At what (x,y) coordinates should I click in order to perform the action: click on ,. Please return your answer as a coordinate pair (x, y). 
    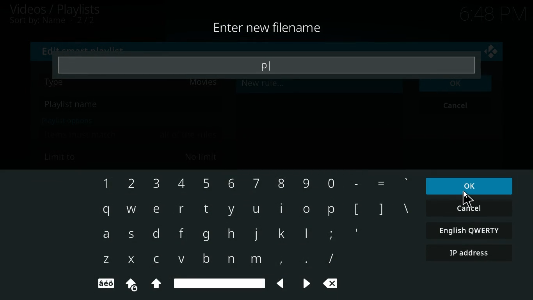
    Looking at the image, I should click on (278, 260).